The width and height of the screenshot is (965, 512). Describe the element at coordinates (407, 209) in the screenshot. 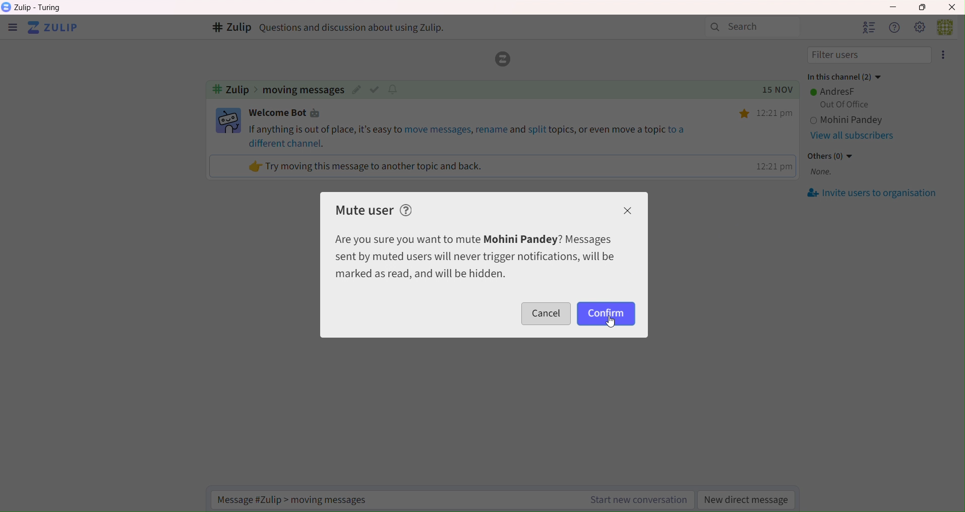

I see `help` at that location.